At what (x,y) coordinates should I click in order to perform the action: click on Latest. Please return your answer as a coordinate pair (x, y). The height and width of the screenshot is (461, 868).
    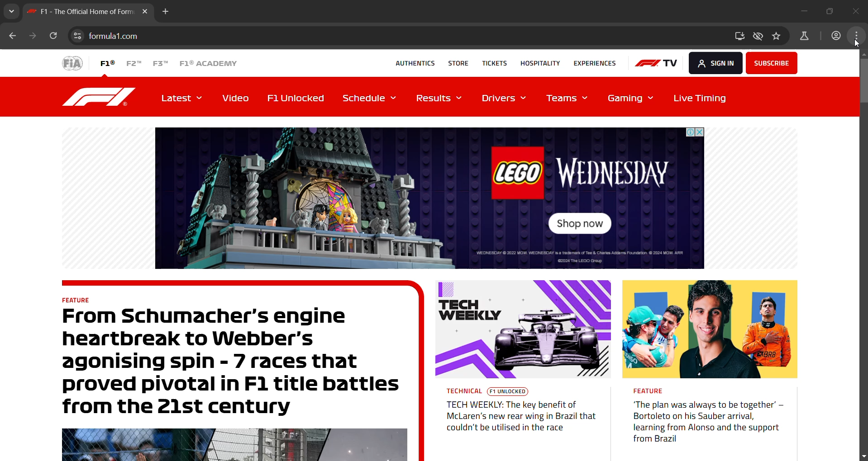
    Looking at the image, I should click on (178, 99).